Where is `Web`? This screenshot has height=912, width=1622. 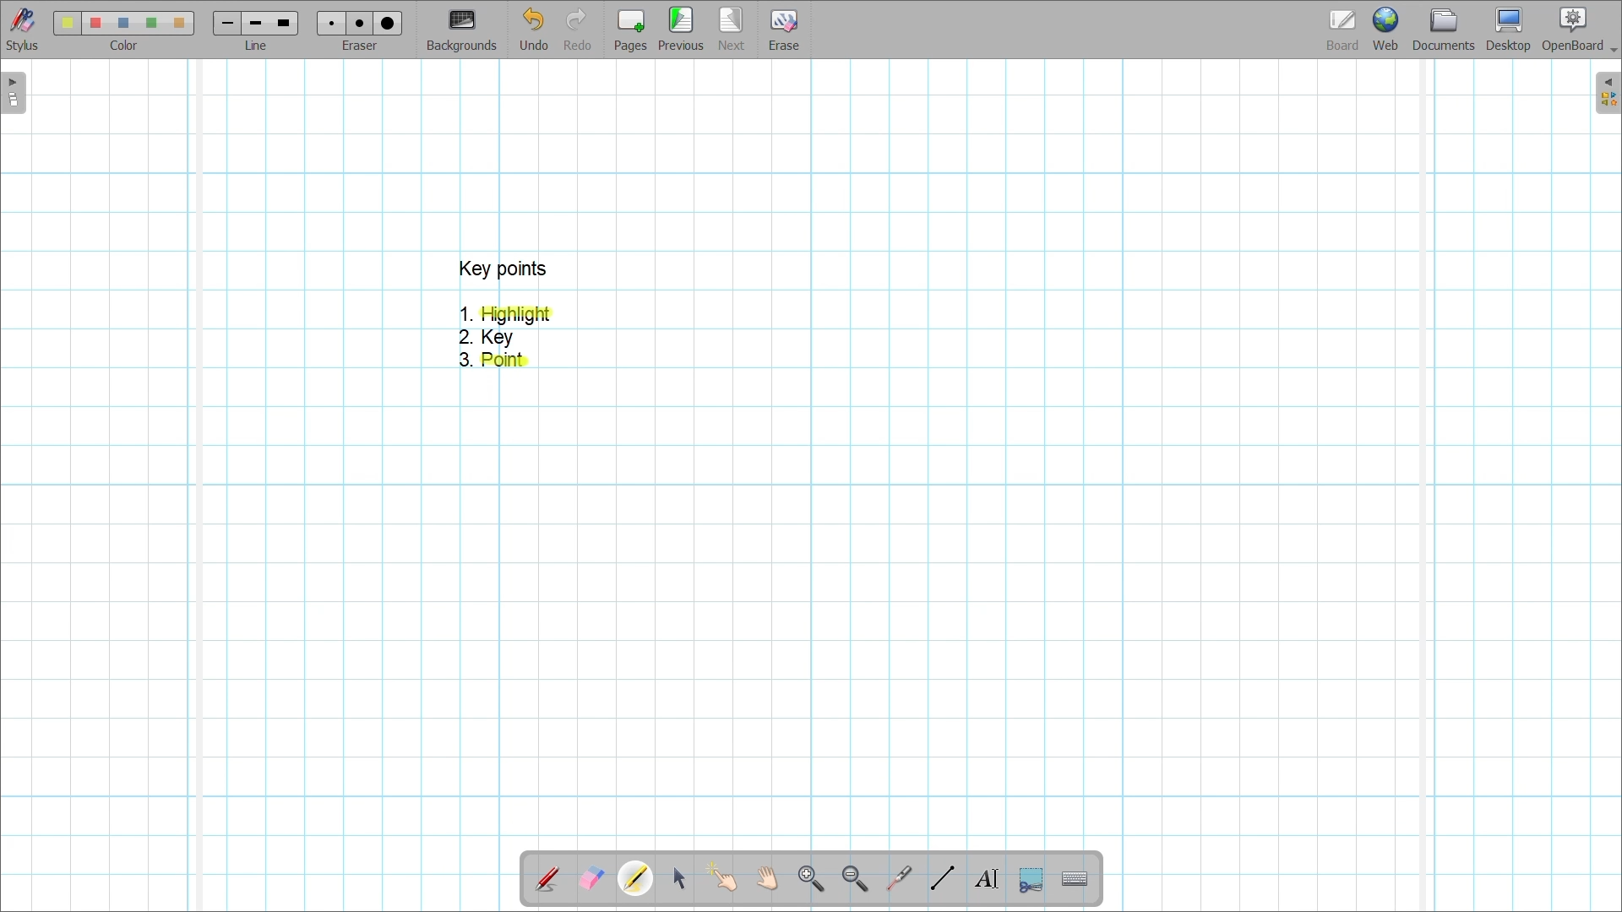 Web is located at coordinates (1385, 29).